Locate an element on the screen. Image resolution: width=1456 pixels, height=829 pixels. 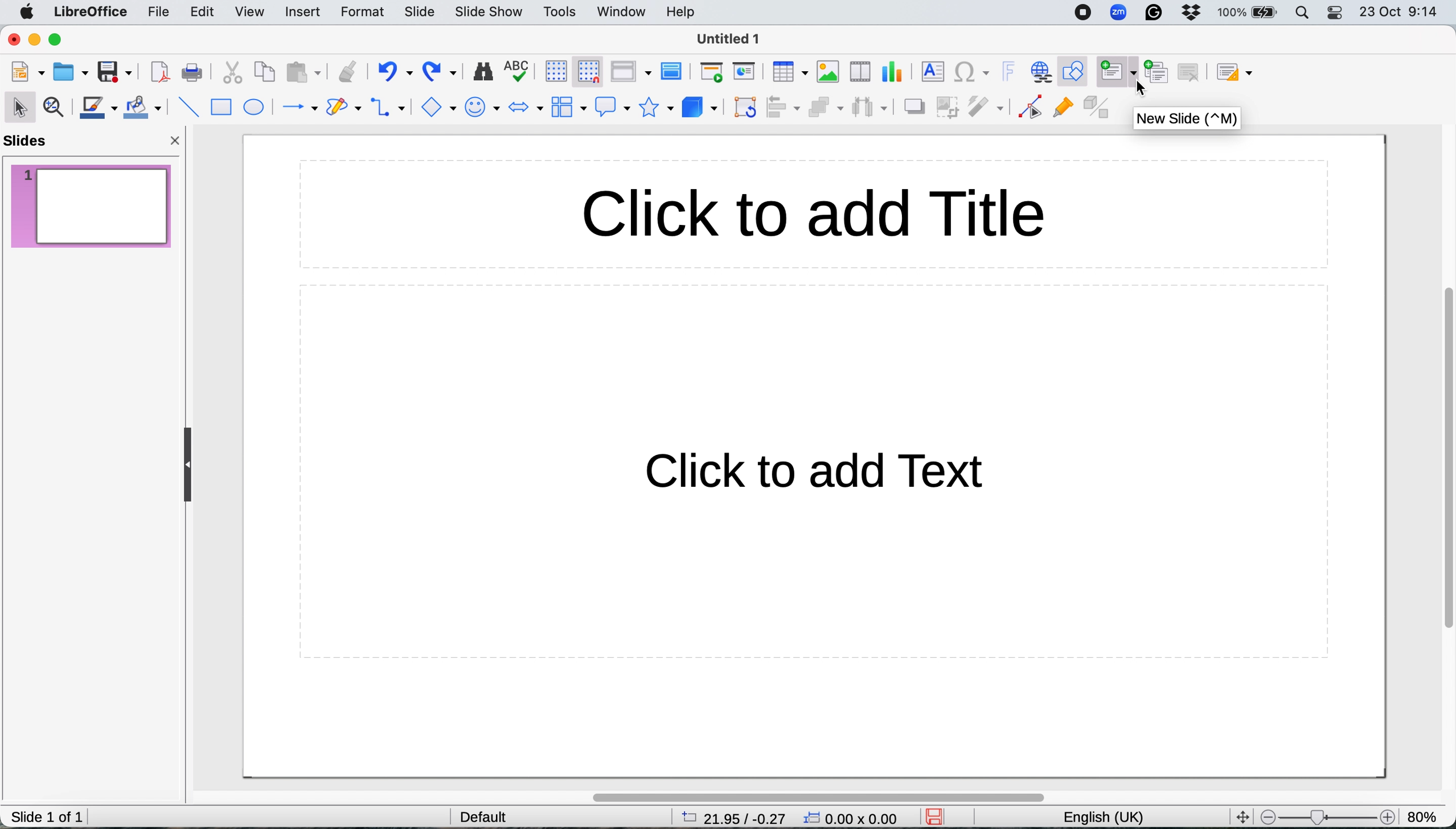
text color is located at coordinates (99, 108).